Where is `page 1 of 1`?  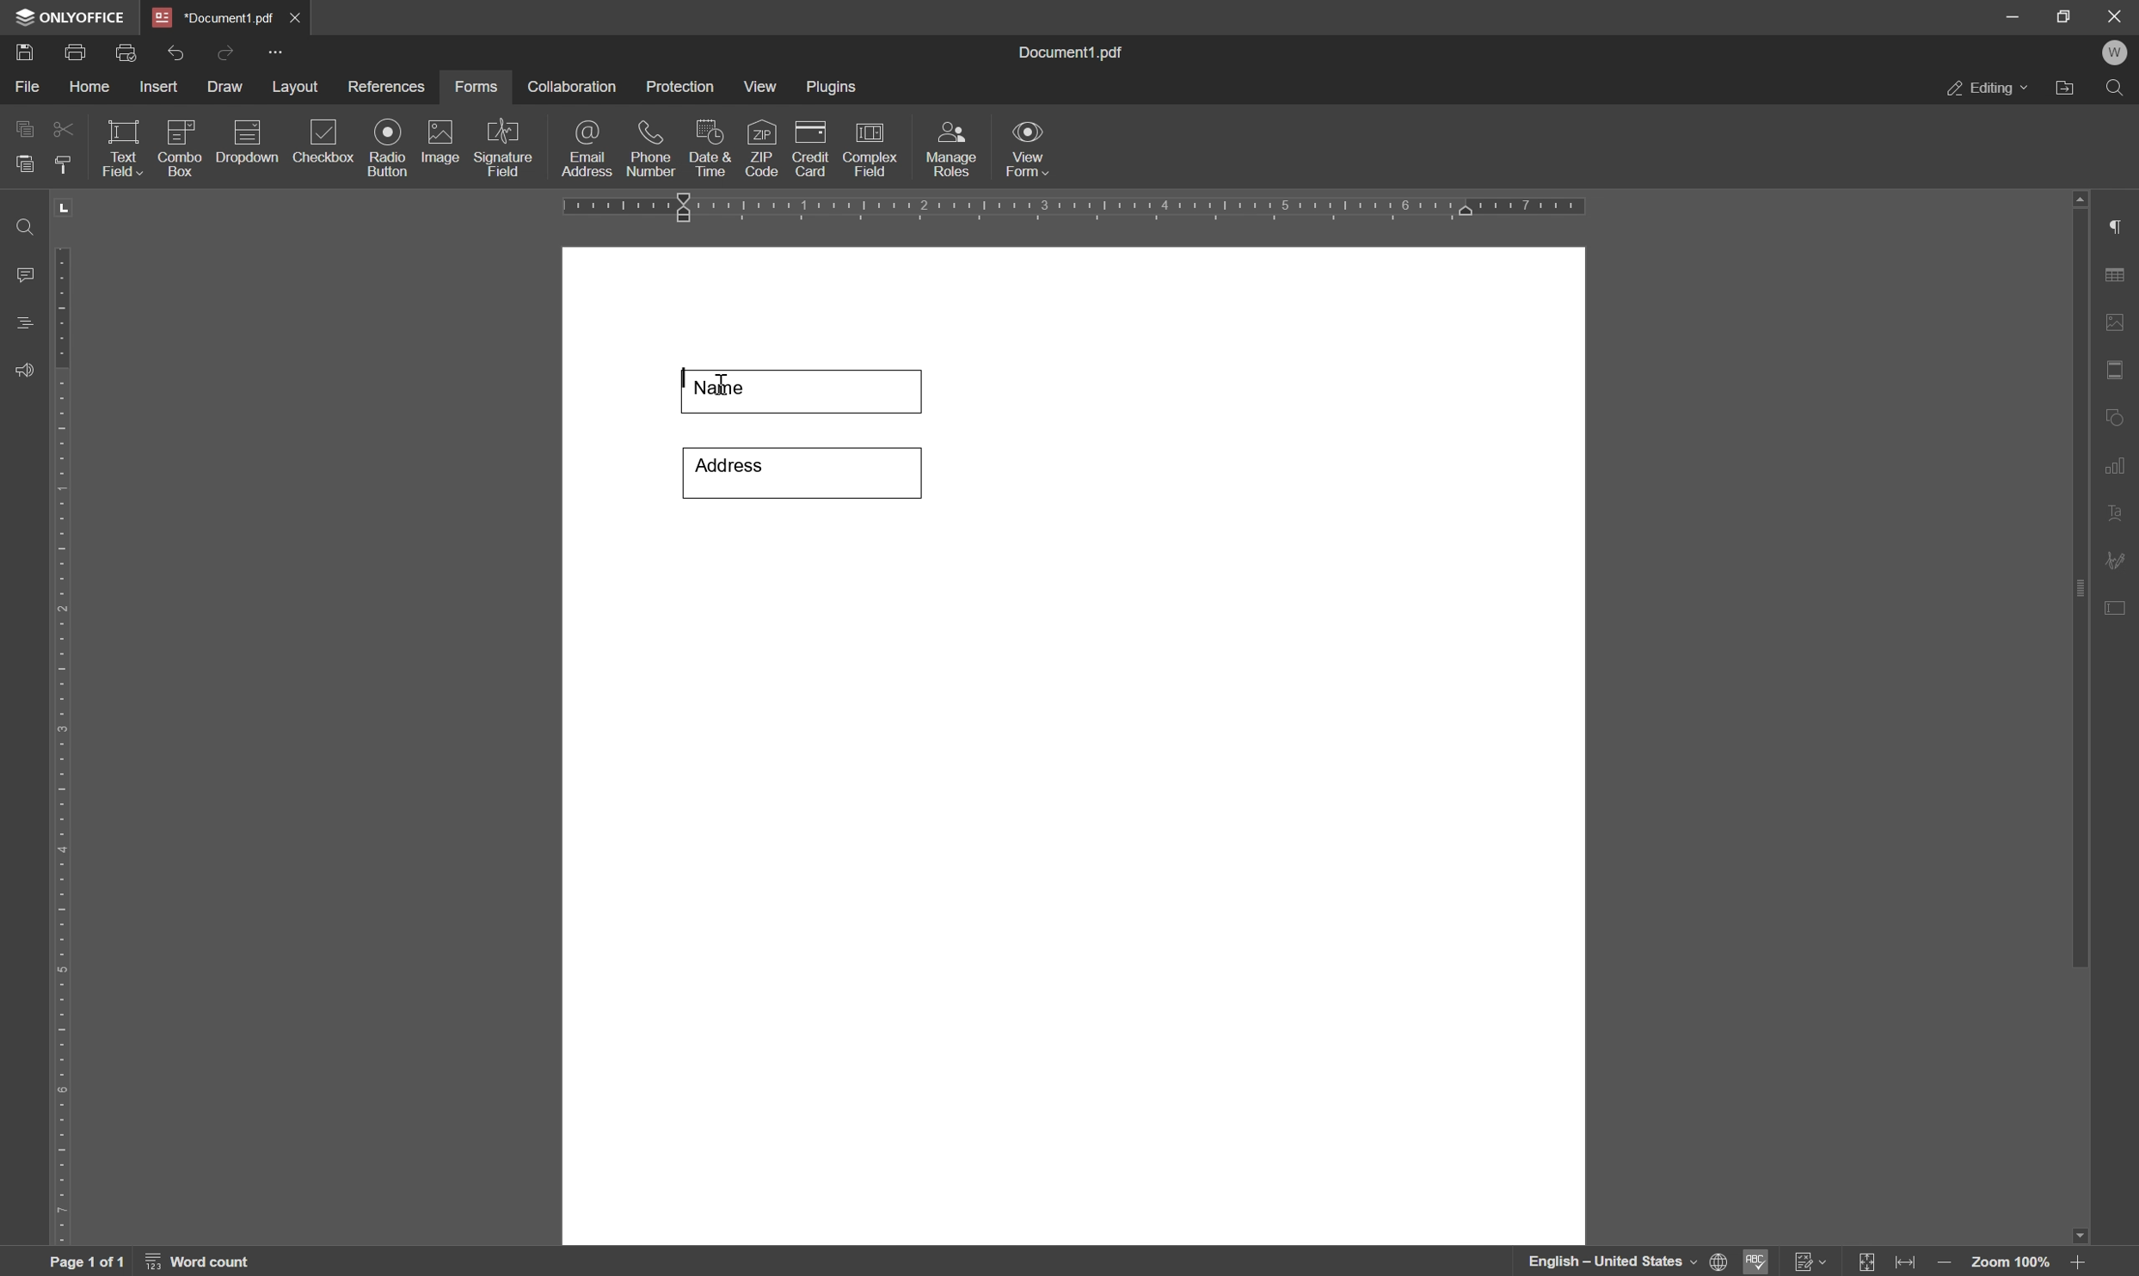 page 1 of 1 is located at coordinates (86, 1262).